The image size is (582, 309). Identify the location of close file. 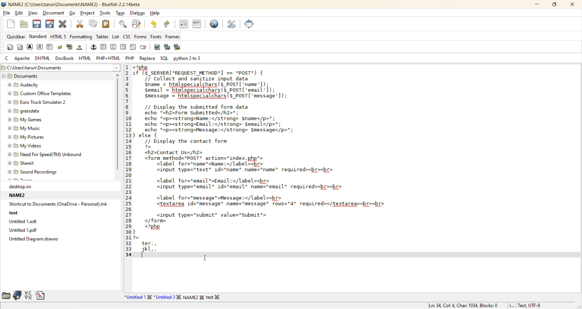
(64, 25).